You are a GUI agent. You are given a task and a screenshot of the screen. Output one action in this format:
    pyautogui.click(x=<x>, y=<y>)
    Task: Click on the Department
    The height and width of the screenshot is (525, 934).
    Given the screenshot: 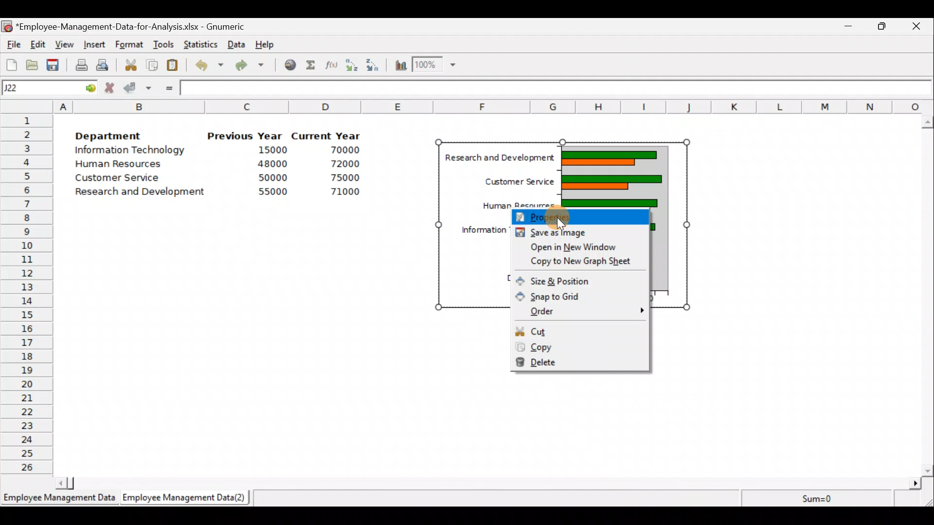 What is the action you would take?
    pyautogui.click(x=116, y=136)
    